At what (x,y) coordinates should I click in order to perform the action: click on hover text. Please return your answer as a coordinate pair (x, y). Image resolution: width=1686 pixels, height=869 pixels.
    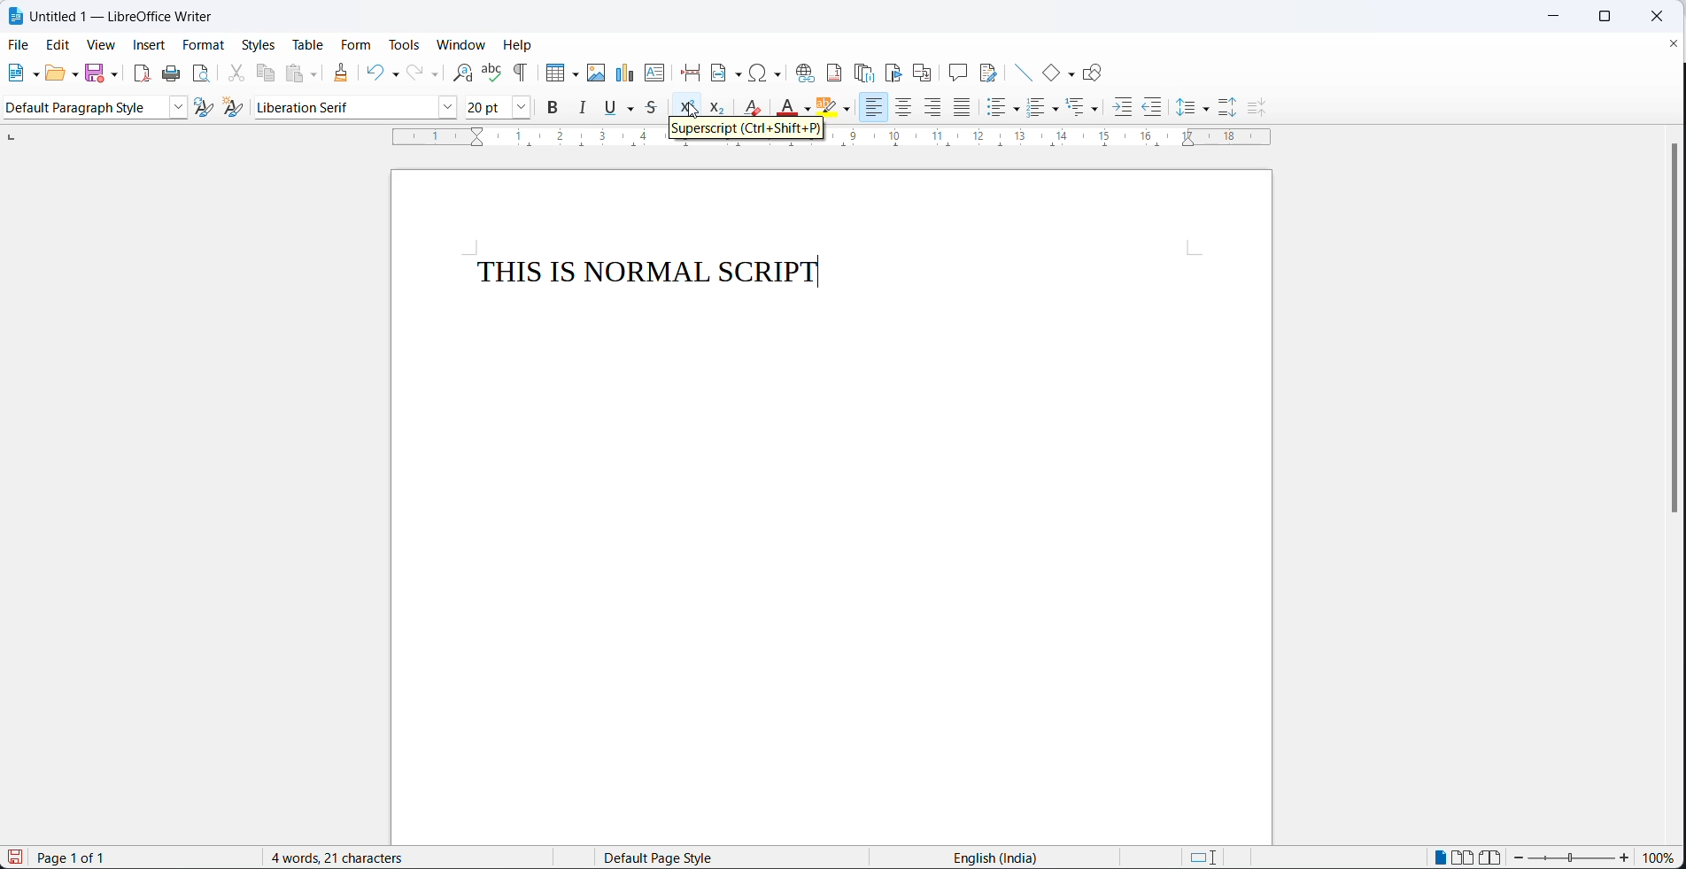
    Looking at the image, I should click on (744, 132).